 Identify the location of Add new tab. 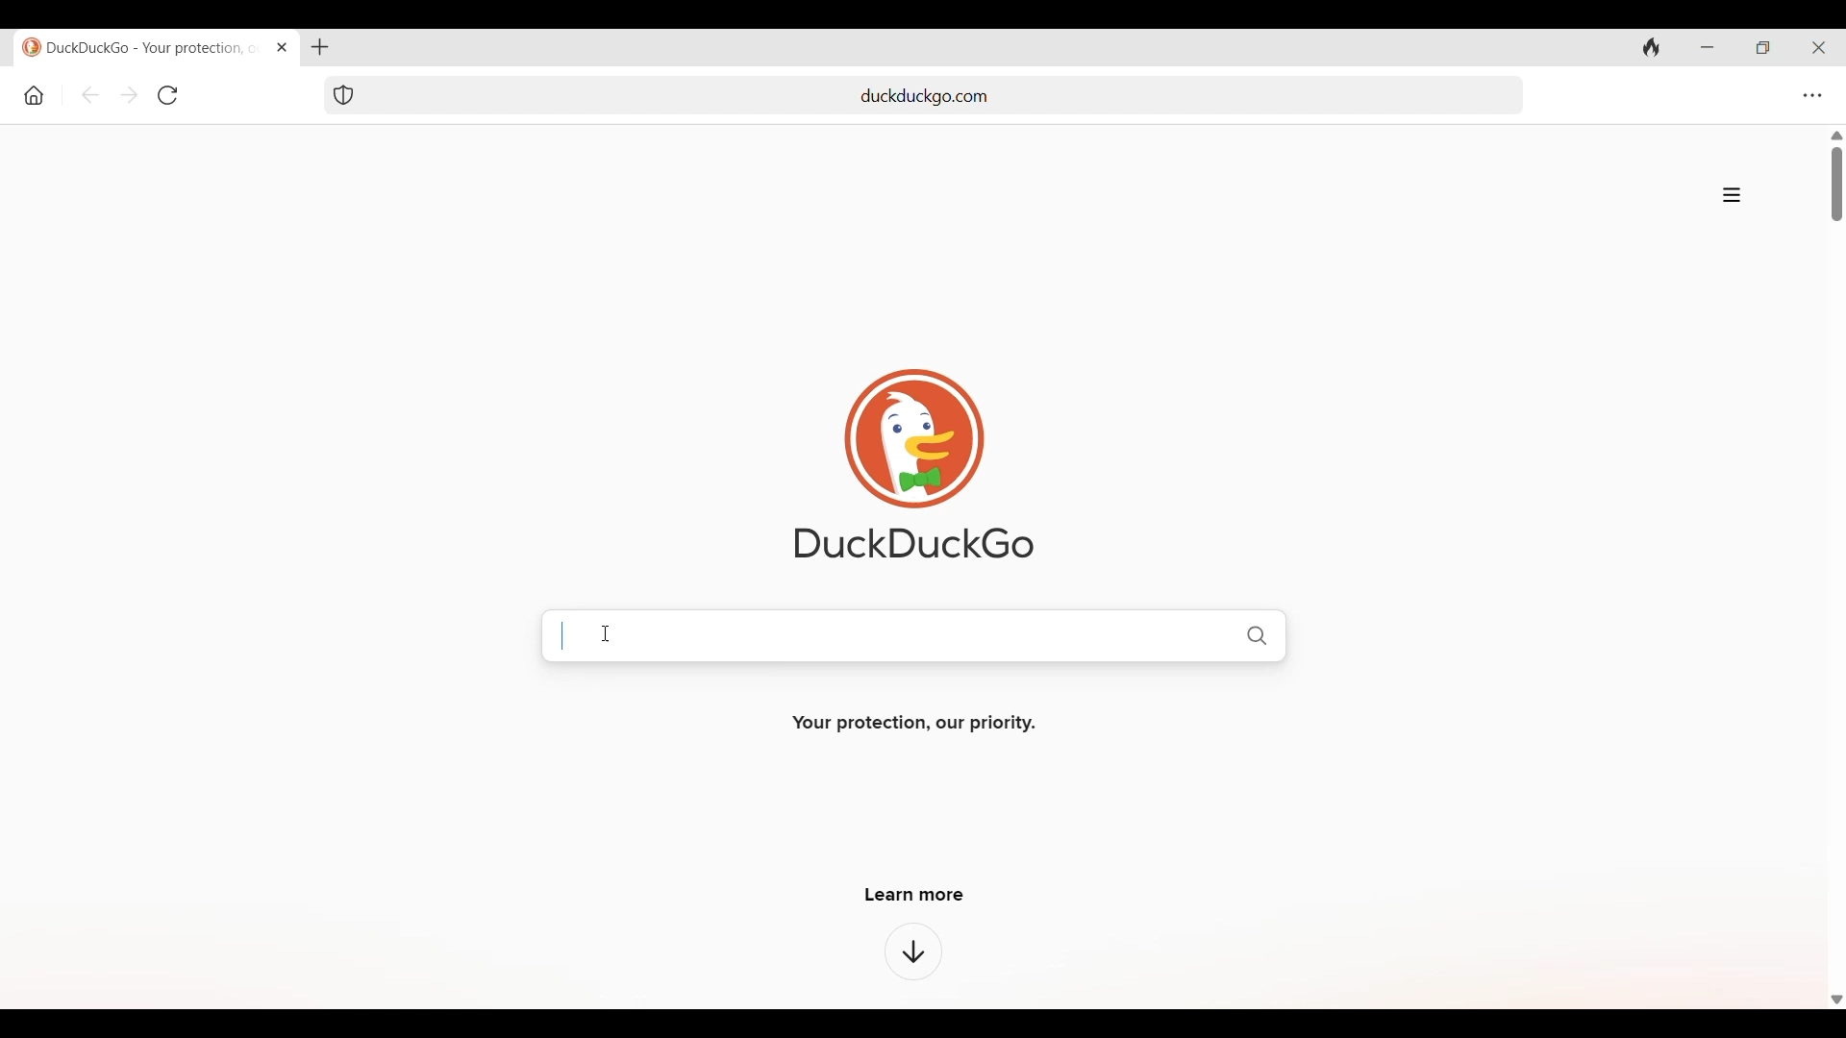
(321, 47).